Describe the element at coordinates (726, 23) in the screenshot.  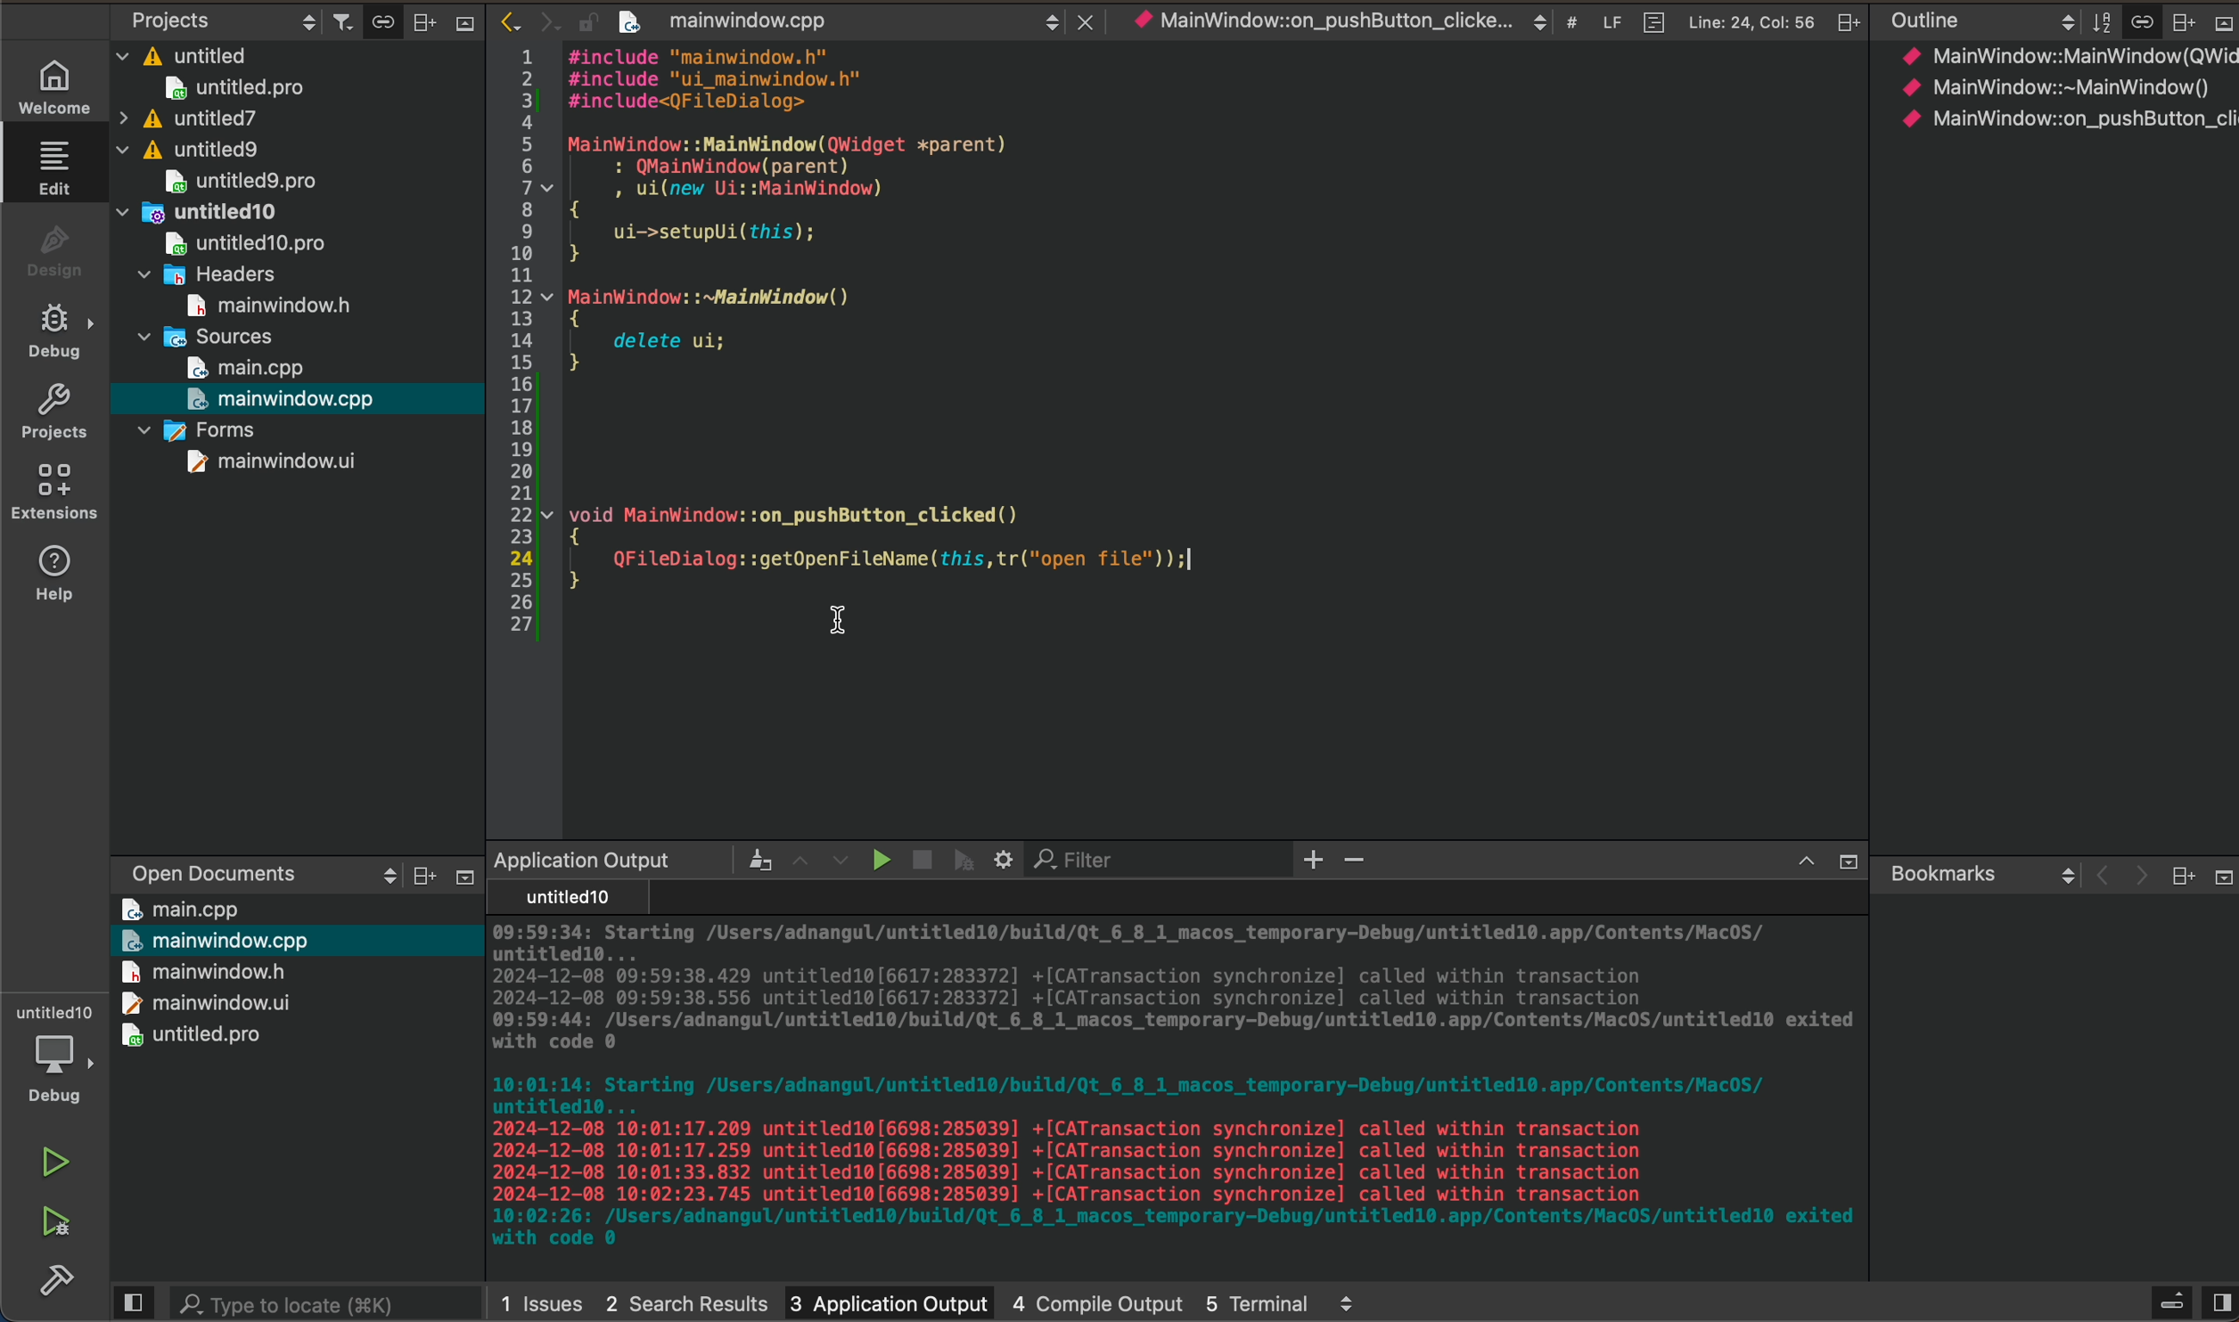
I see `mainwindow.cpp` at that location.